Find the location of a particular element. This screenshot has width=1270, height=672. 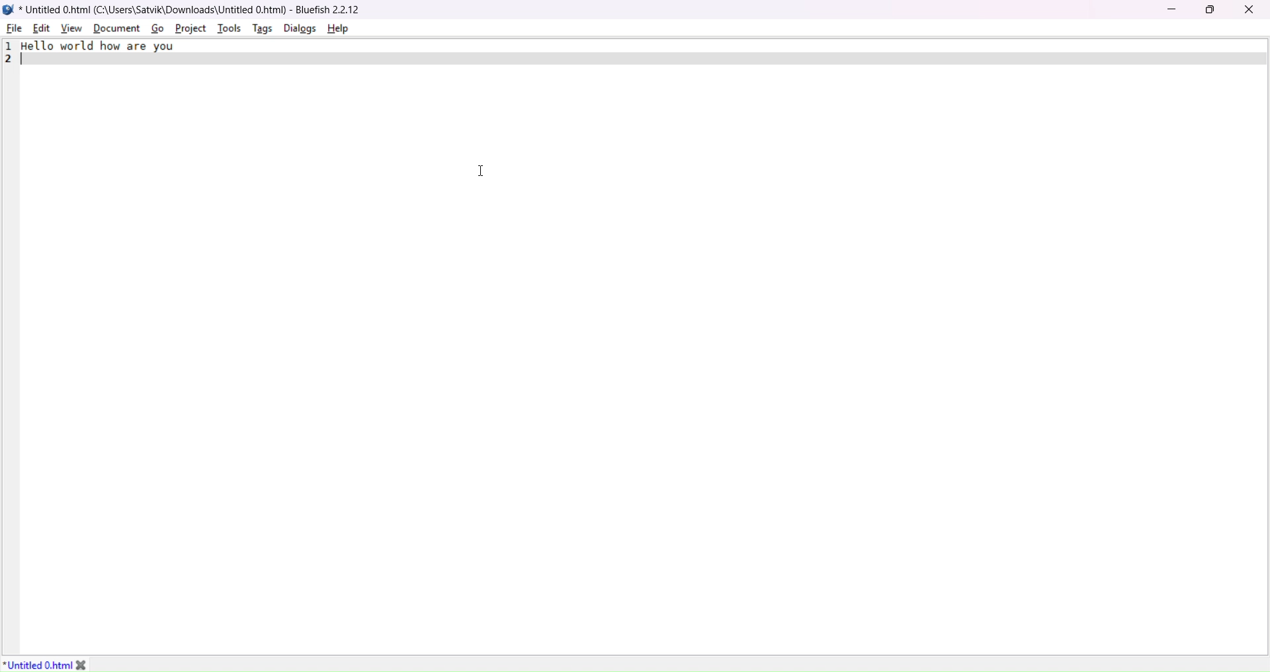

file is located at coordinates (15, 28).